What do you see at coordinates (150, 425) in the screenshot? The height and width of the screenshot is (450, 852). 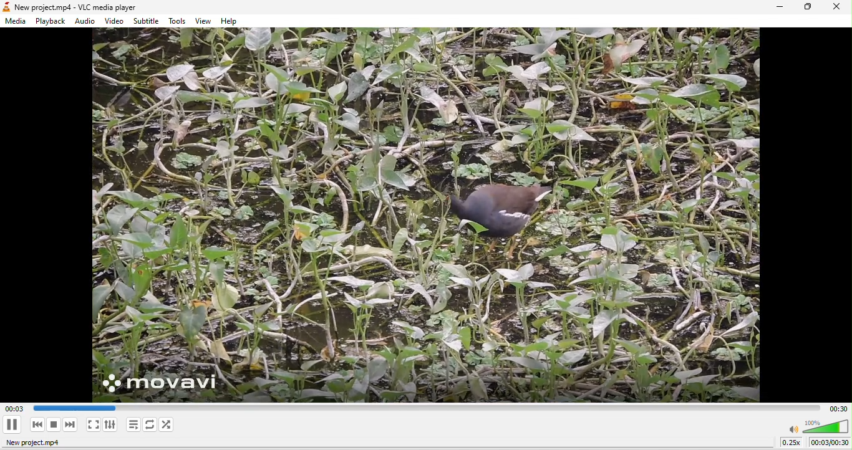 I see `click to toggle between loop all` at bounding box center [150, 425].